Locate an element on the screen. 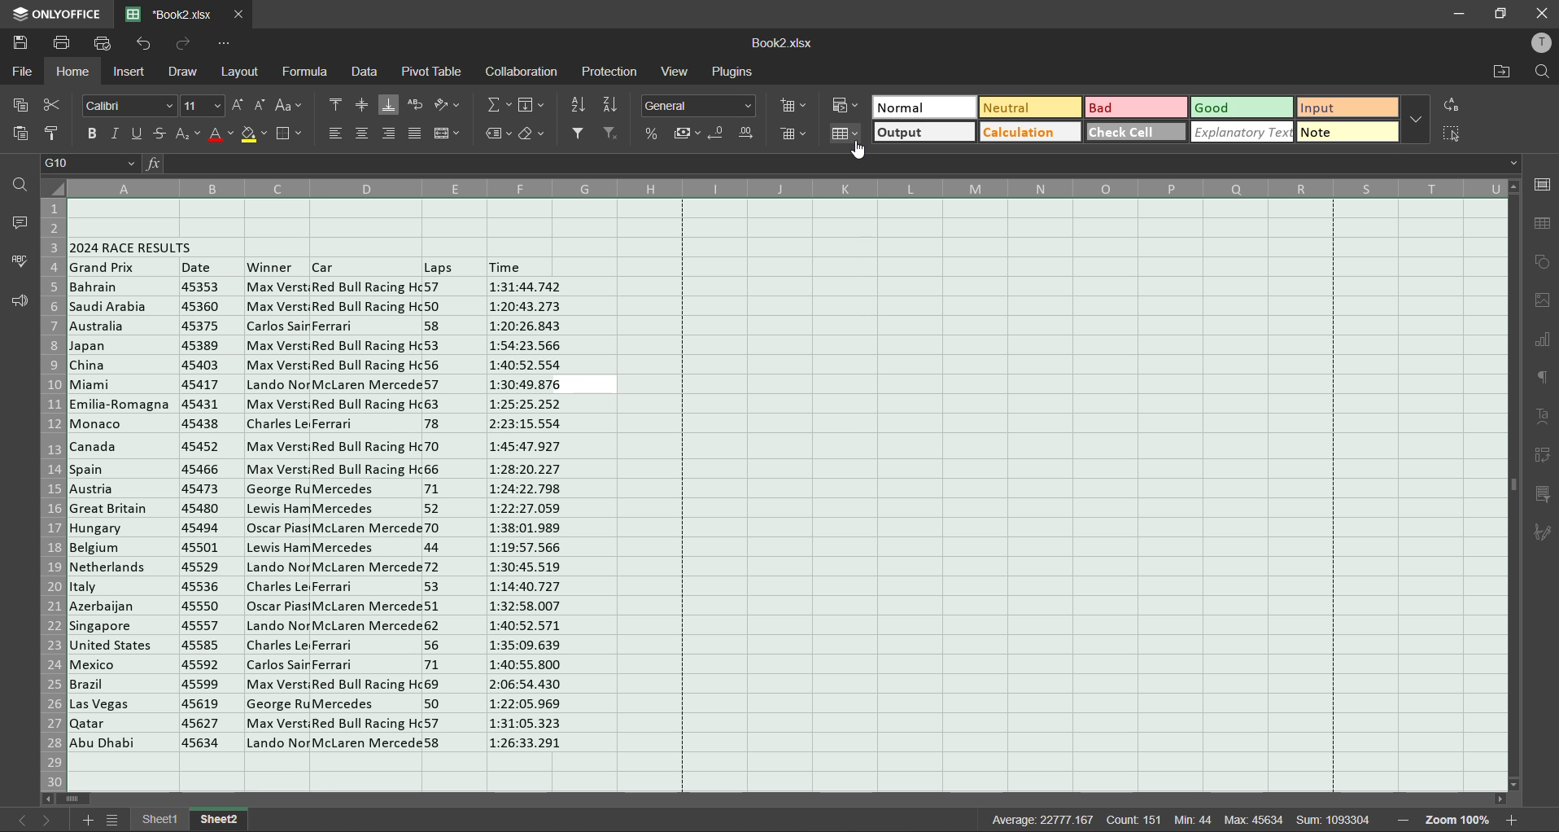  spellcheck is located at coordinates (15, 261).